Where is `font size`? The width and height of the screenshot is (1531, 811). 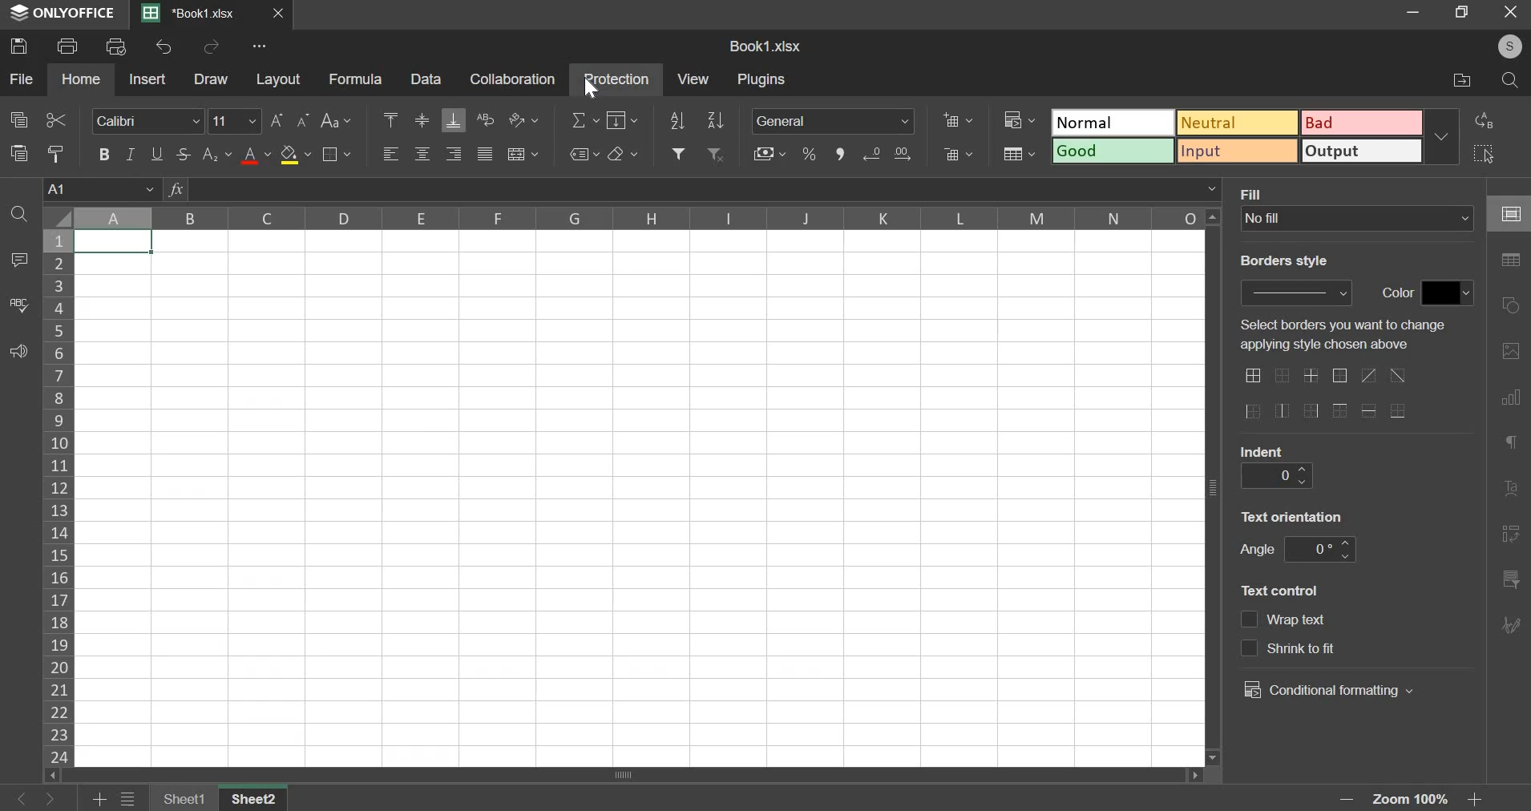 font size is located at coordinates (235, 121).